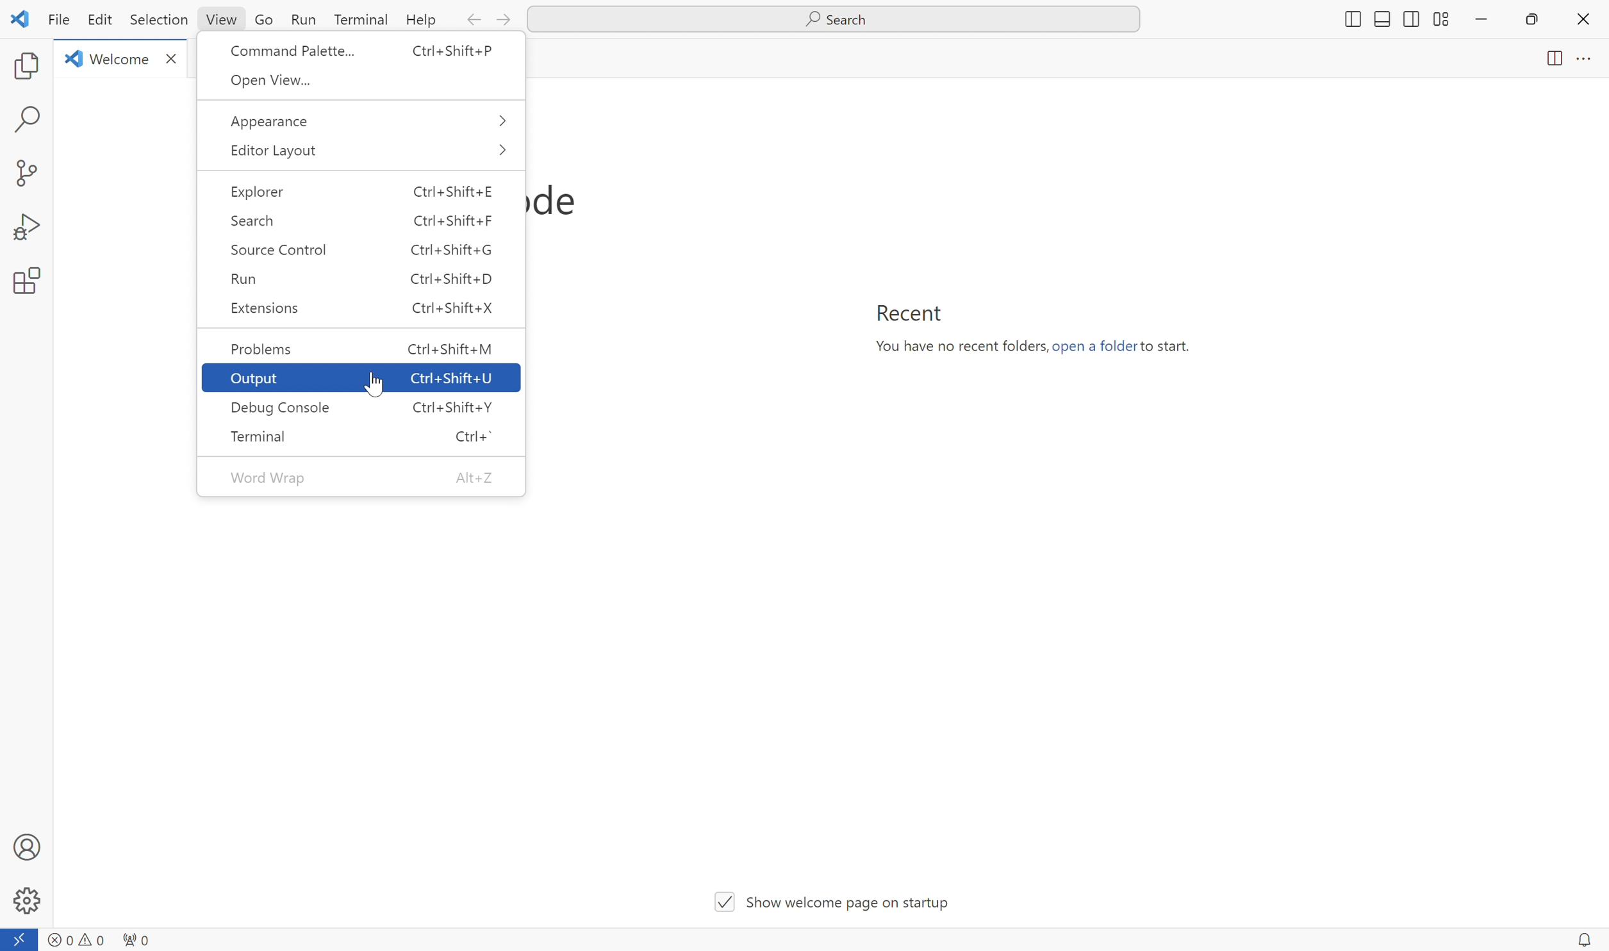 Image resolution: width=1609 pixels, height=951 pixels. What do you see at coordinates (475, 21) in the screenshot?
I see `back` at bounding box center [475, 21].